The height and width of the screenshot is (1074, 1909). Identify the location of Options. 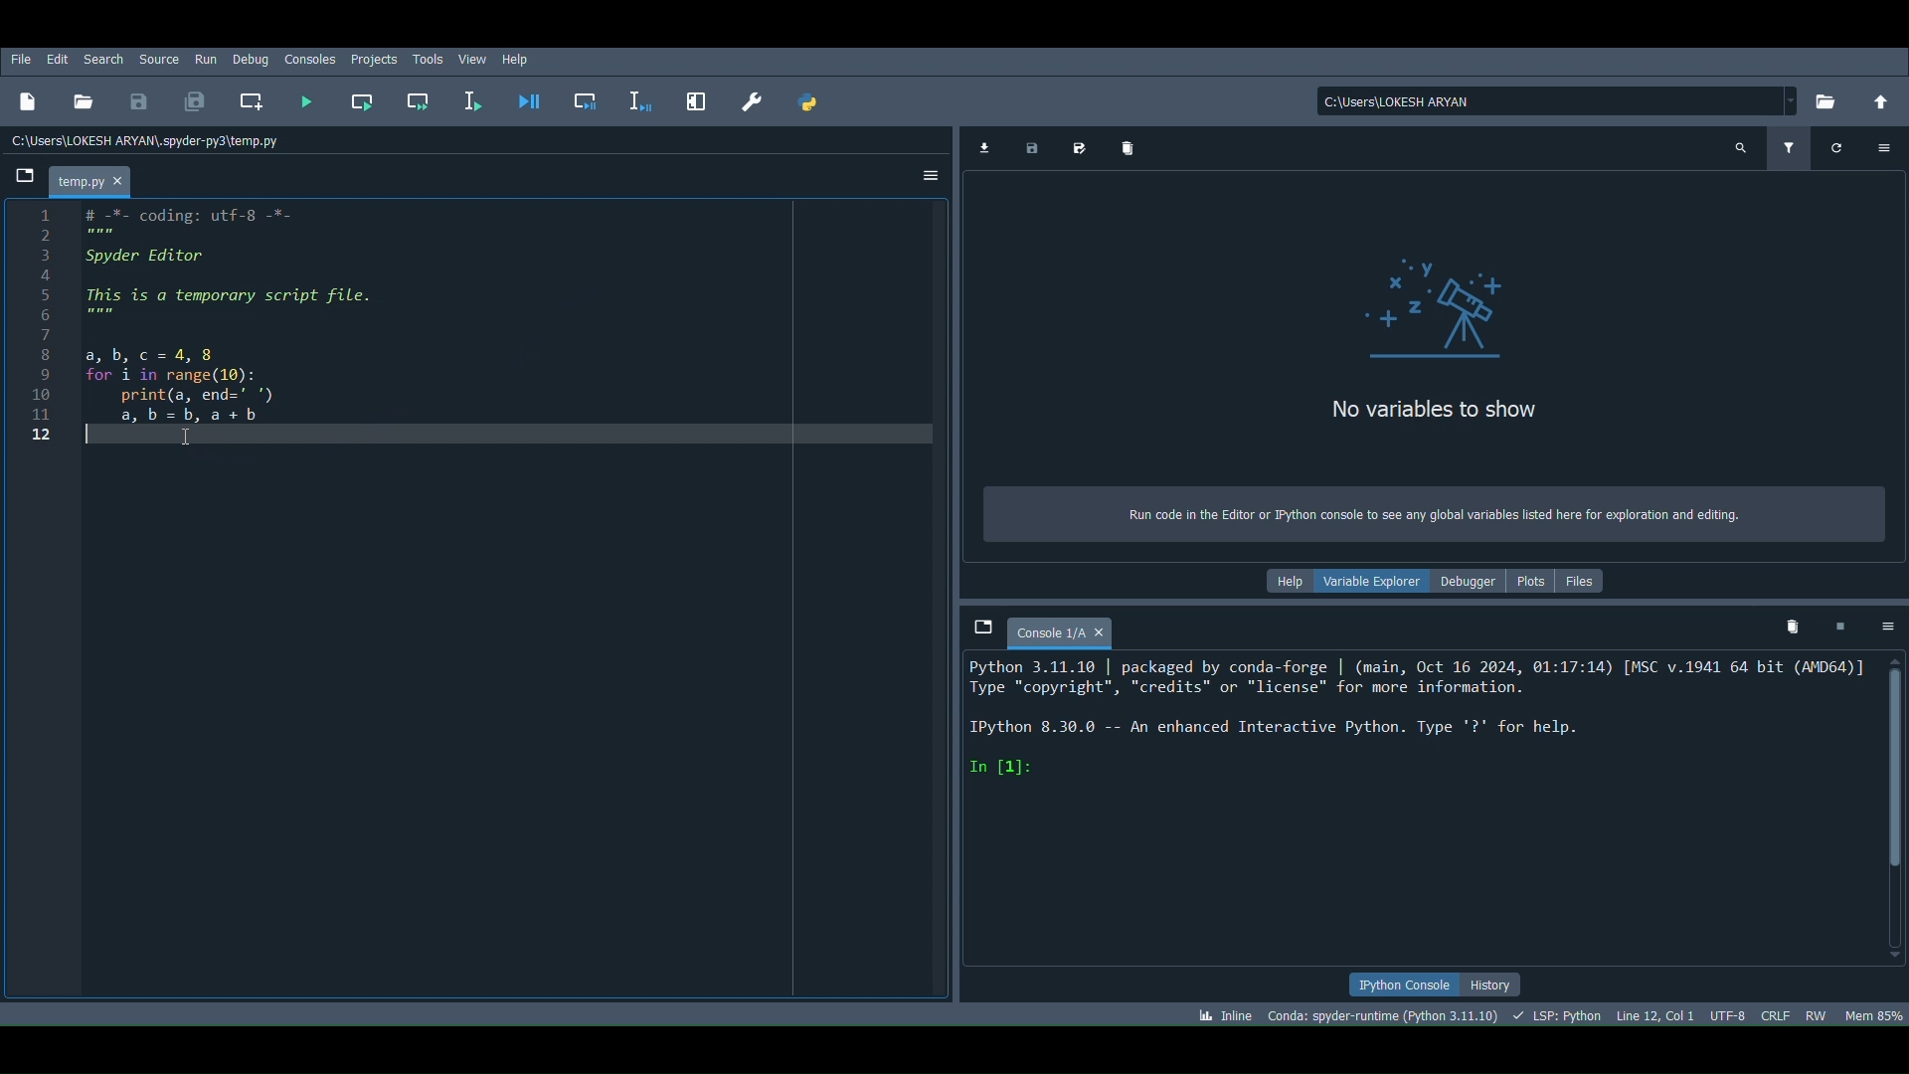
(1886, 629).